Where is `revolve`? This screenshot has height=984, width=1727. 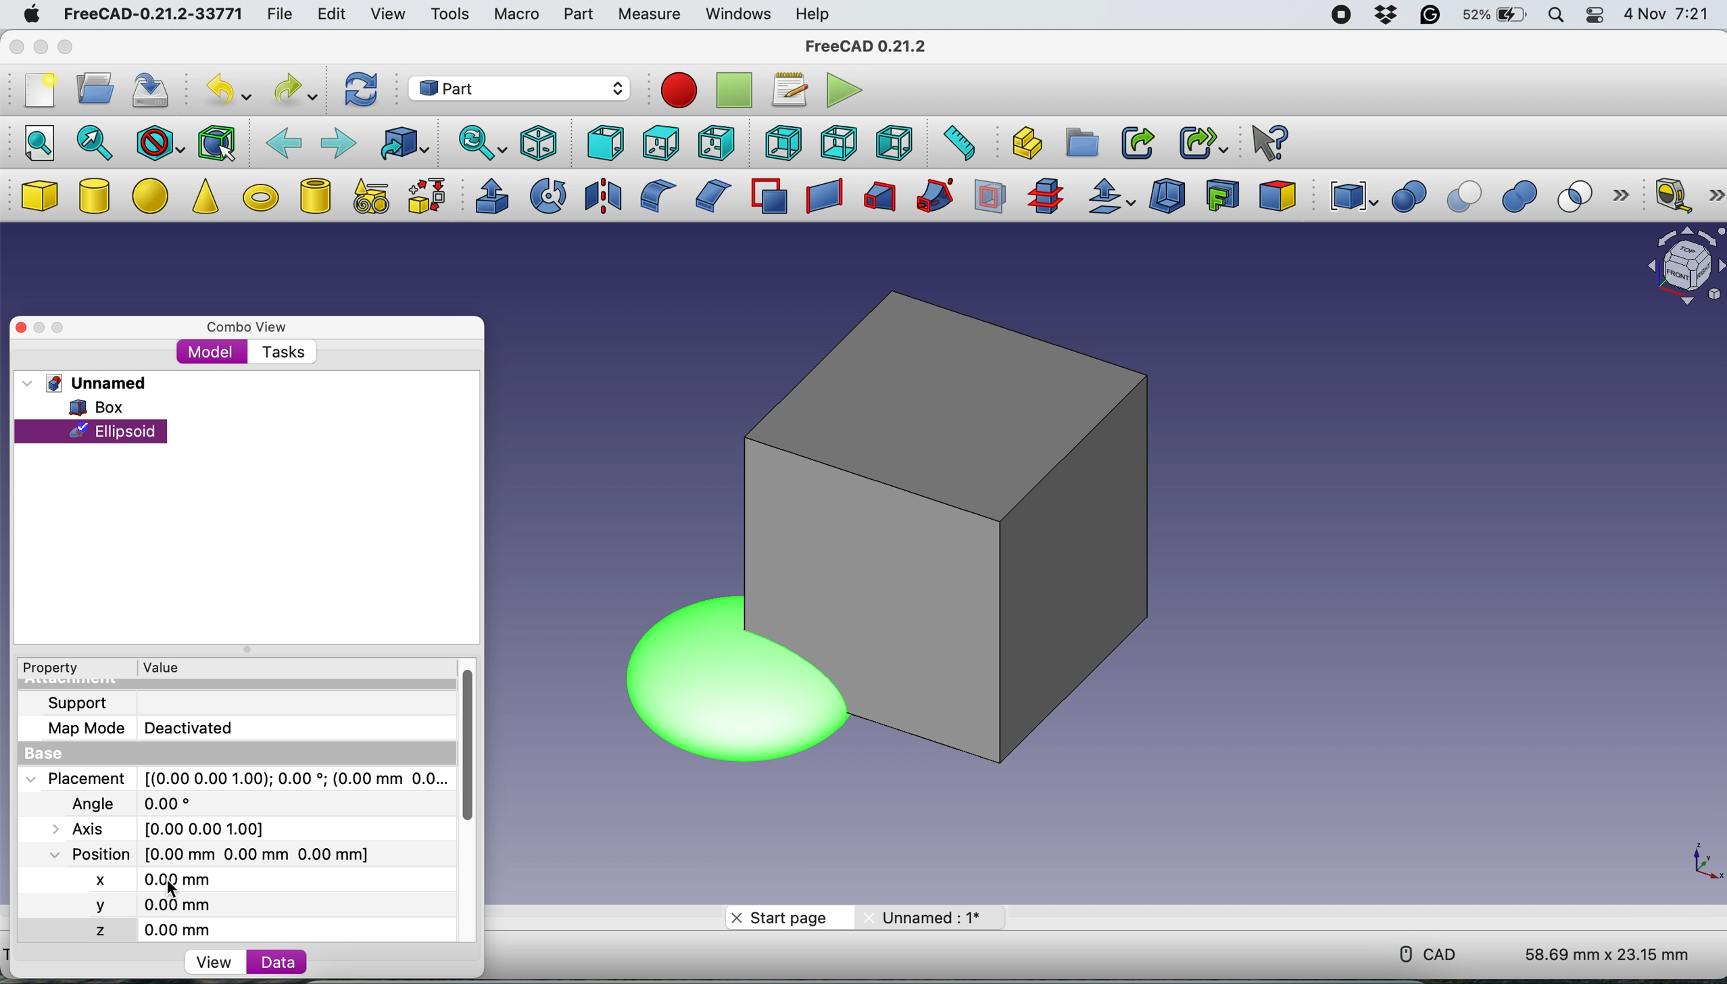 revolve is located at coordinates (550, 195).